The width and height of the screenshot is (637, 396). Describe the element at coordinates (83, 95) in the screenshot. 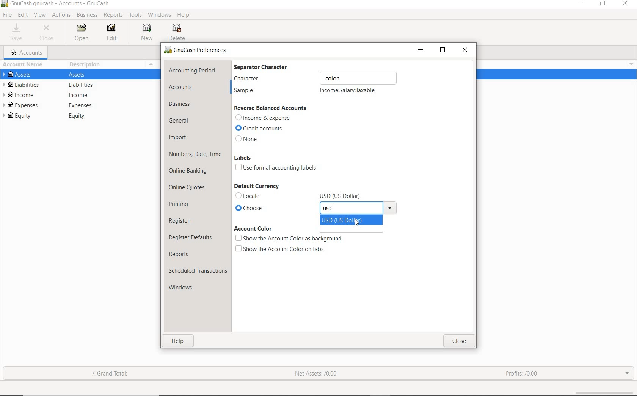

I see `` at that location.